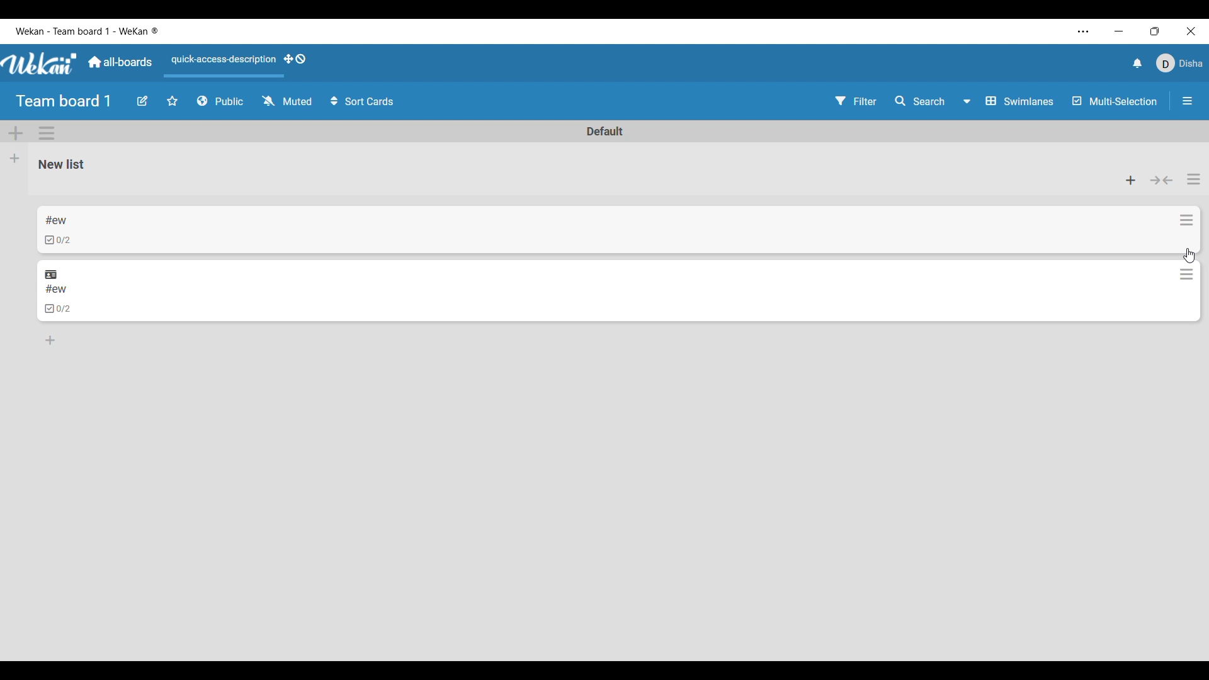 Image resolution: width=1209 pixels, height=680 pixels. What do you see at coordinates (1137, 63) in the screenshot?
I see `Notifications` at bounding box center [1137, 63].